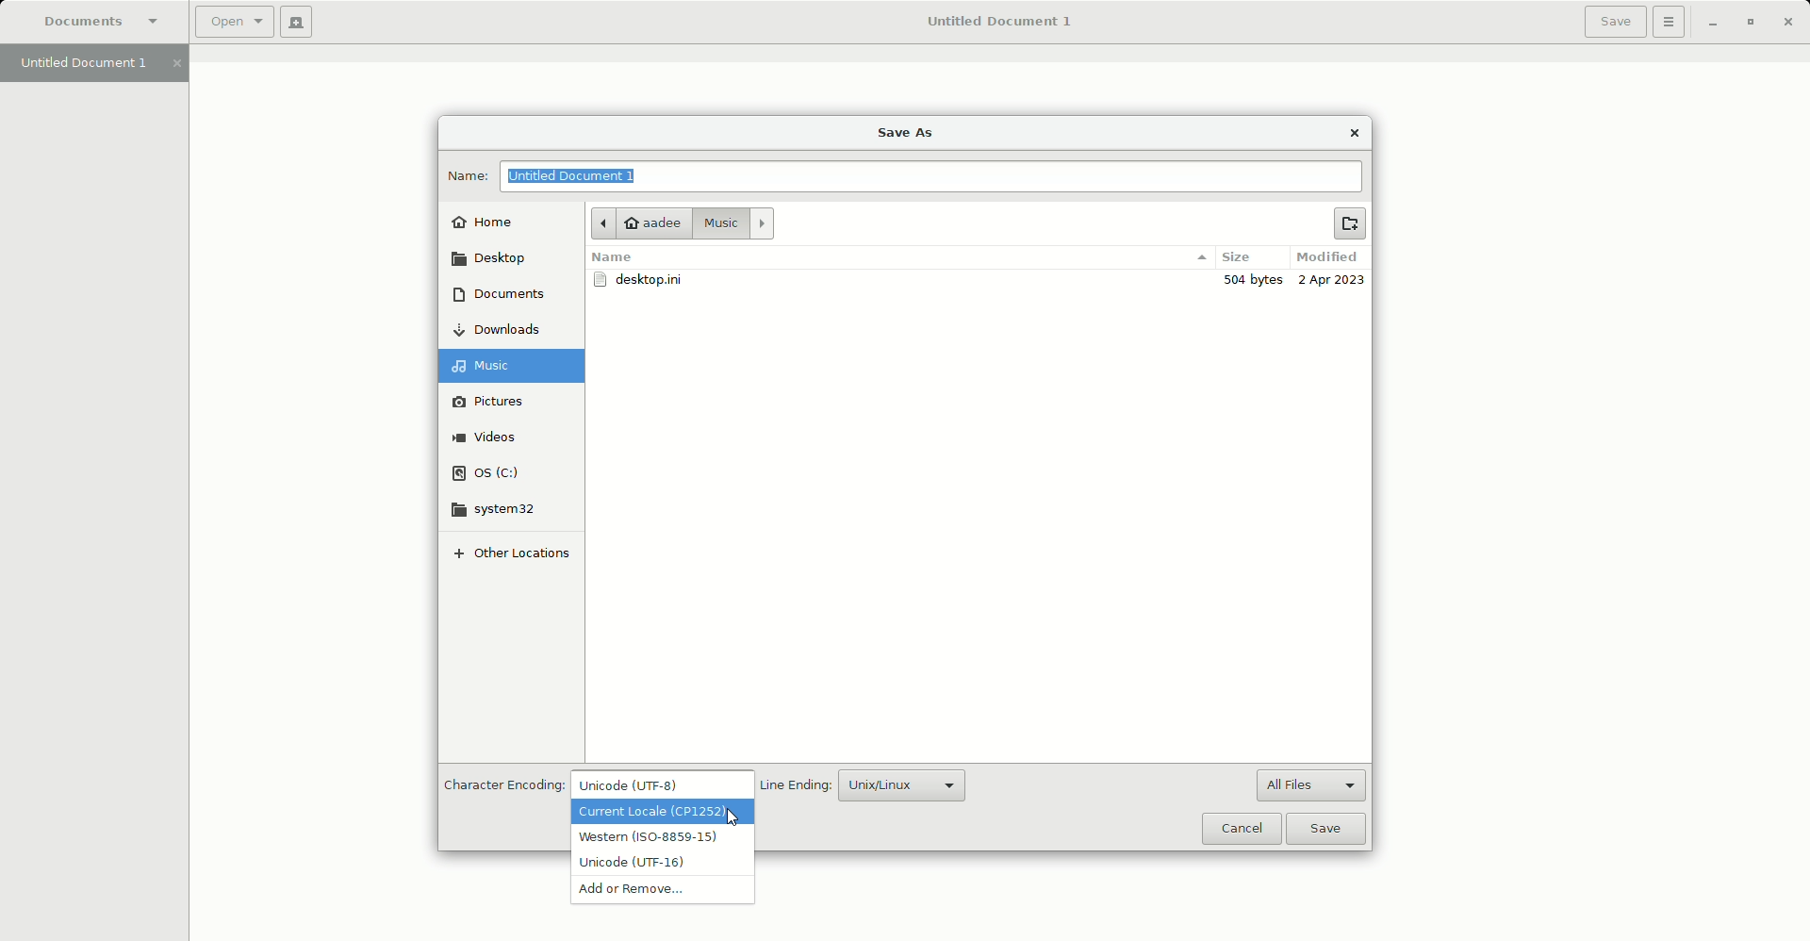 The image size is (1810, 941). Describe the element at coordinates (614, 257) in the screenshot. I see `Name` at that location.